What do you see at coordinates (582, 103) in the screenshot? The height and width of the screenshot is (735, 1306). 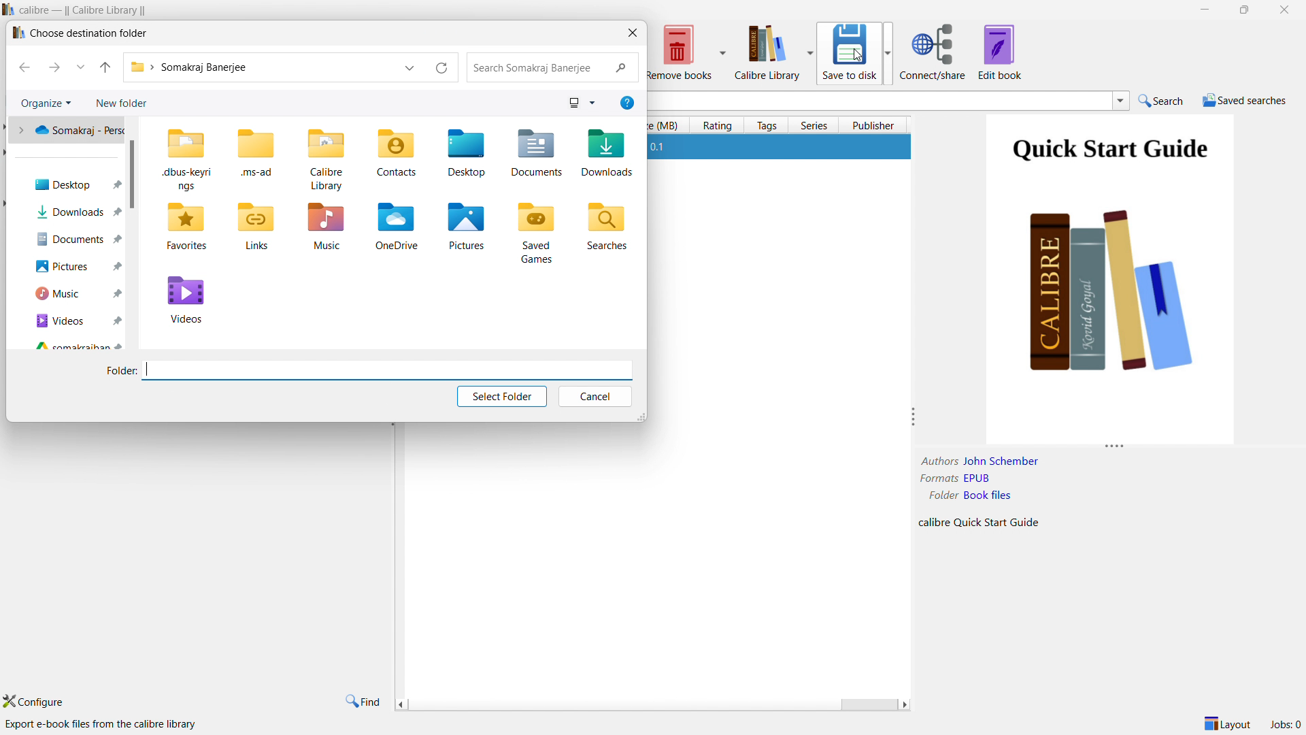 I see `view options` at bounding box center [582, 103].